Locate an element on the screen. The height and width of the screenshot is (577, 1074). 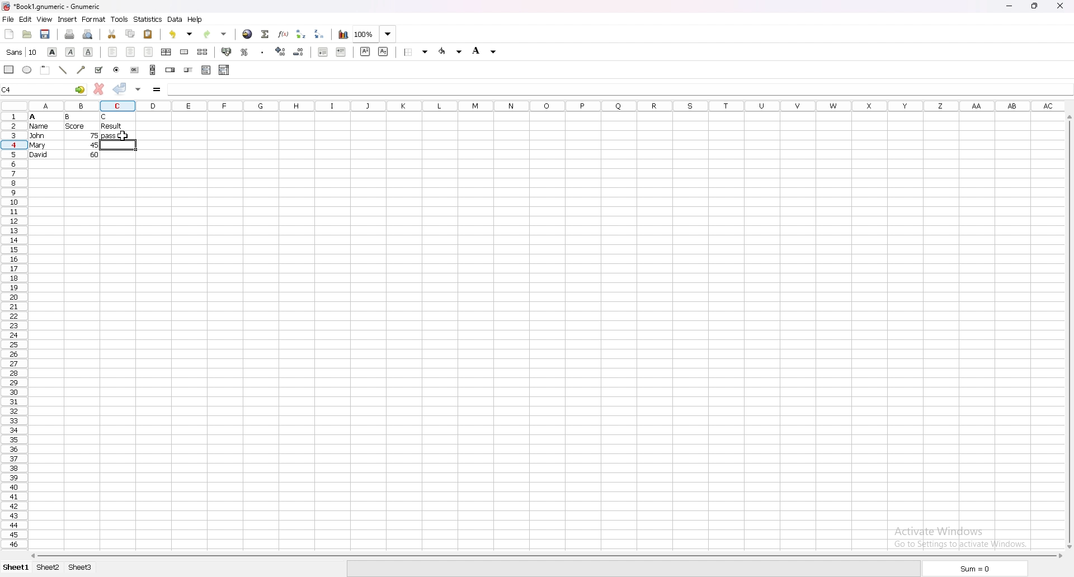
c is located at coordinates (105, 117).